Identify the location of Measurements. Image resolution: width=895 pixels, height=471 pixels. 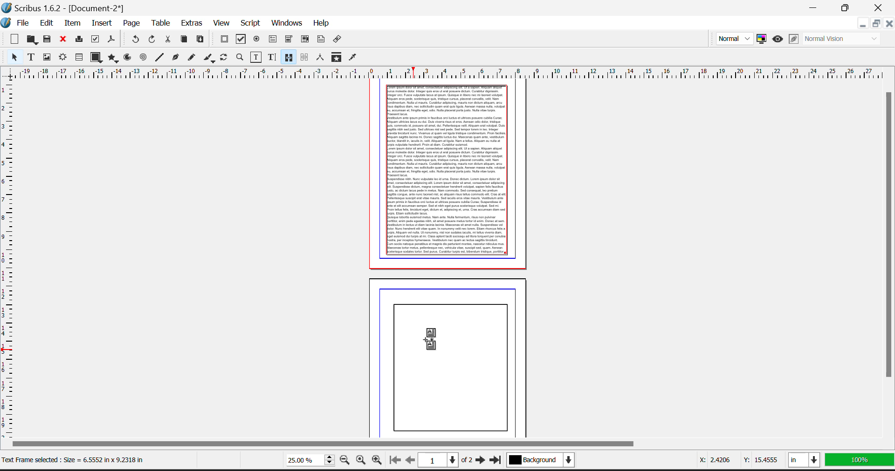
(321, 58).